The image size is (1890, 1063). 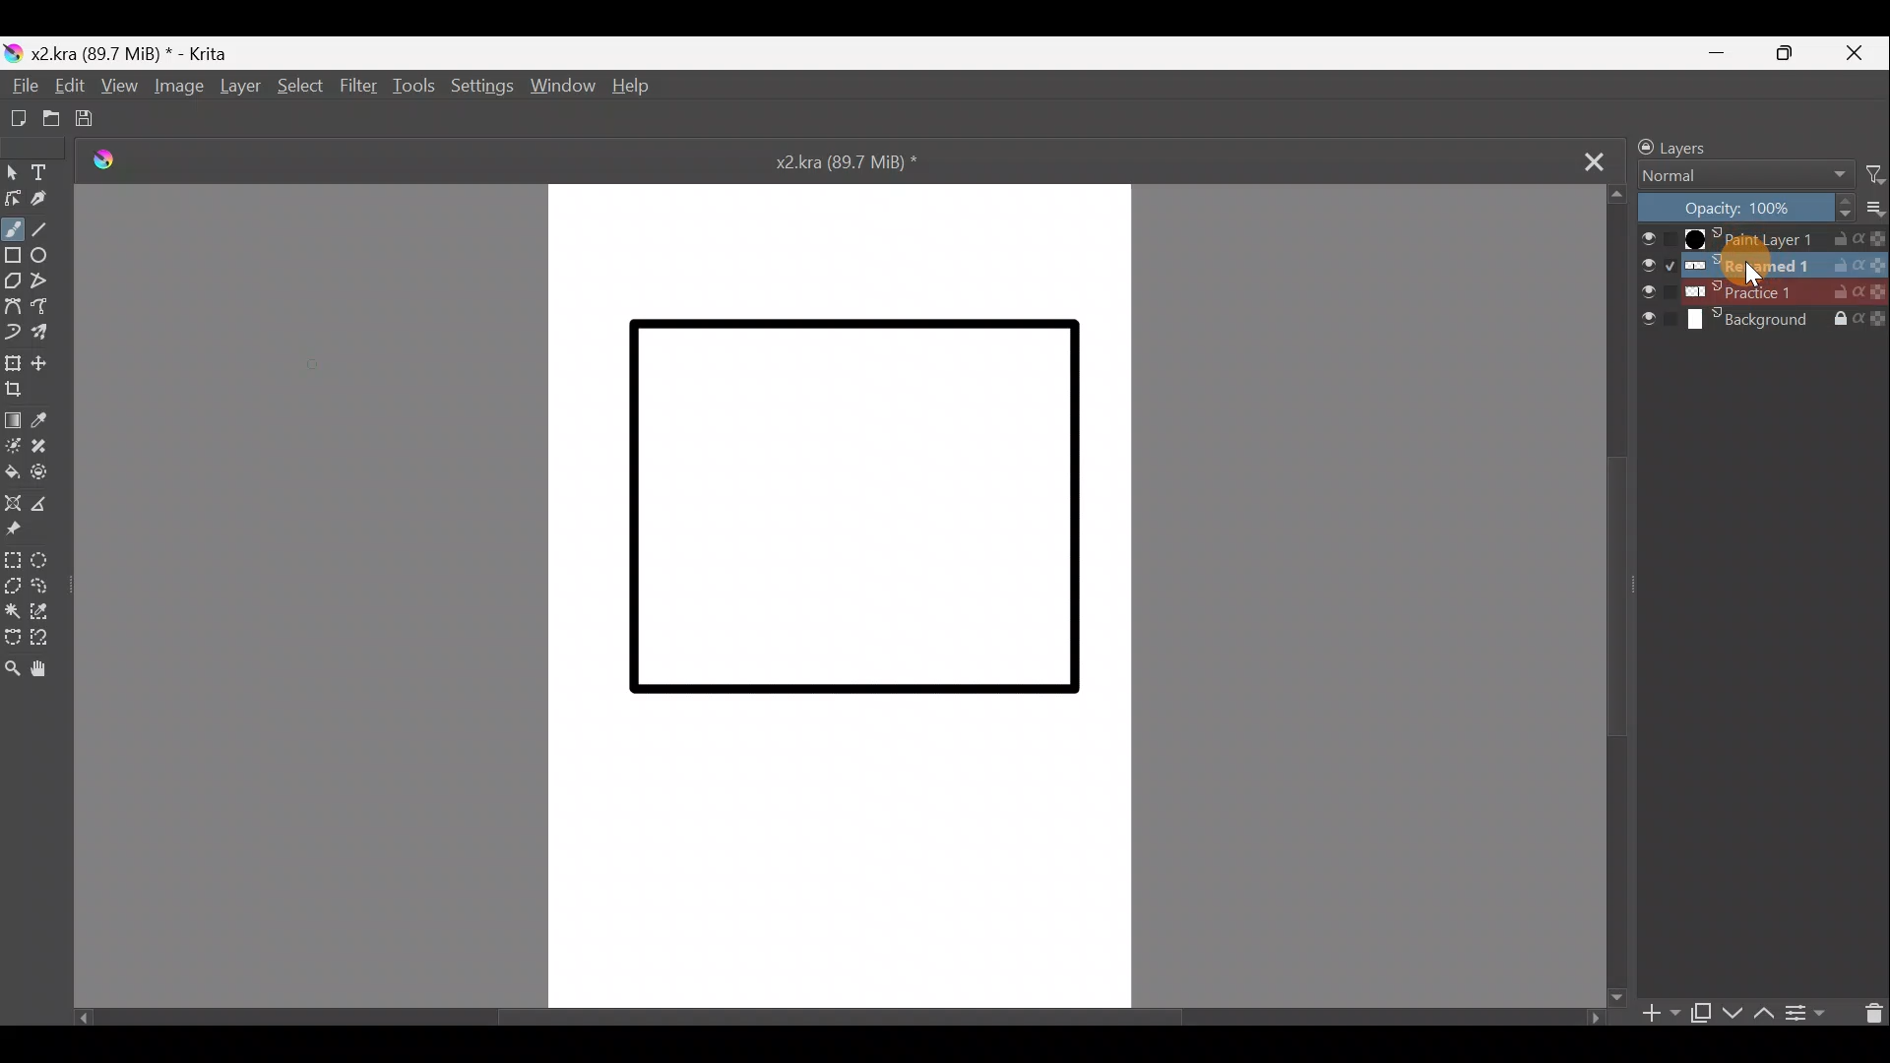 What do you see at coordinates (86, 119) in the screenshot?
I see `Save` at bounding box center [86, 119].